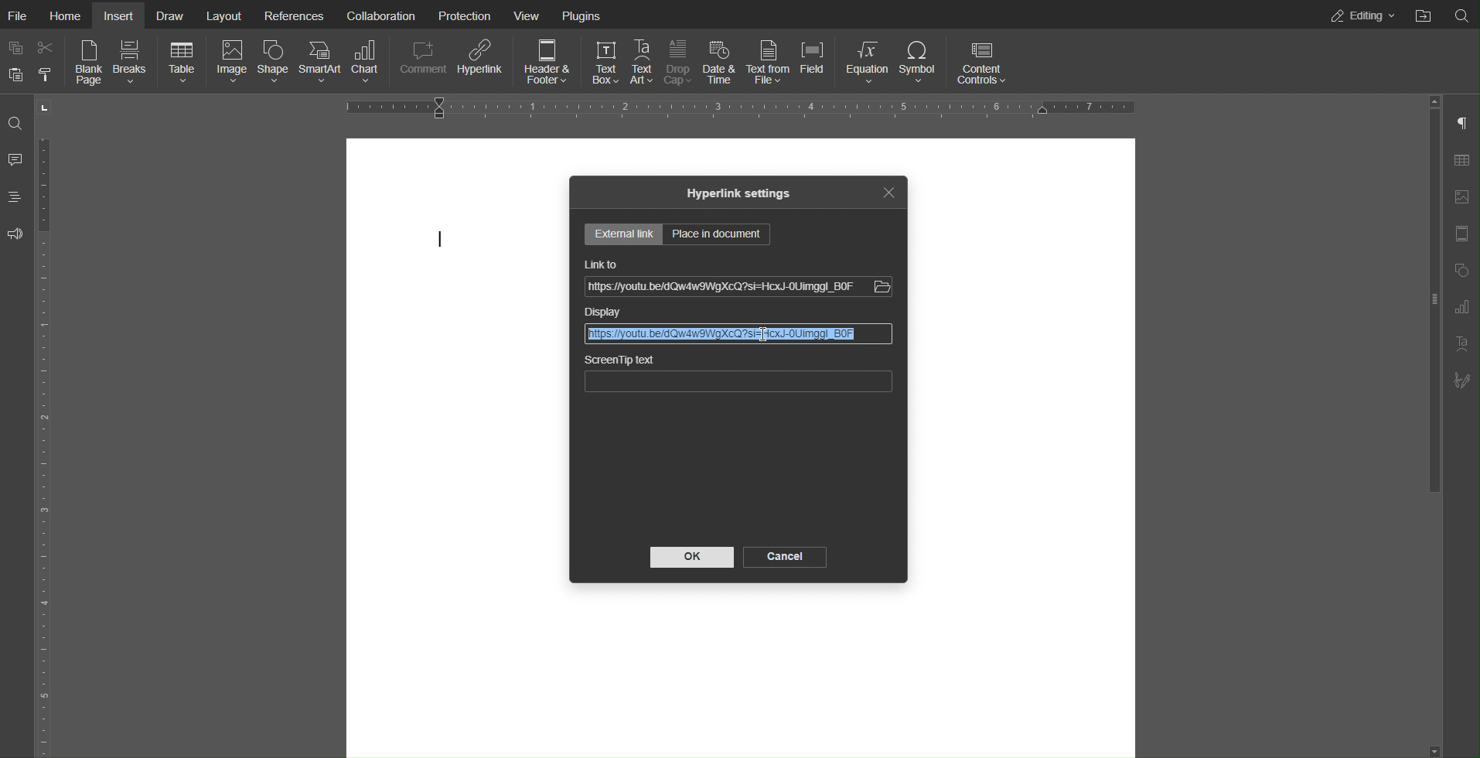 The width and height of the screenshot is (1480, 758). Describe the element at coordinates (380, 14) in the screenshot. I see `Collaboration` at that location.